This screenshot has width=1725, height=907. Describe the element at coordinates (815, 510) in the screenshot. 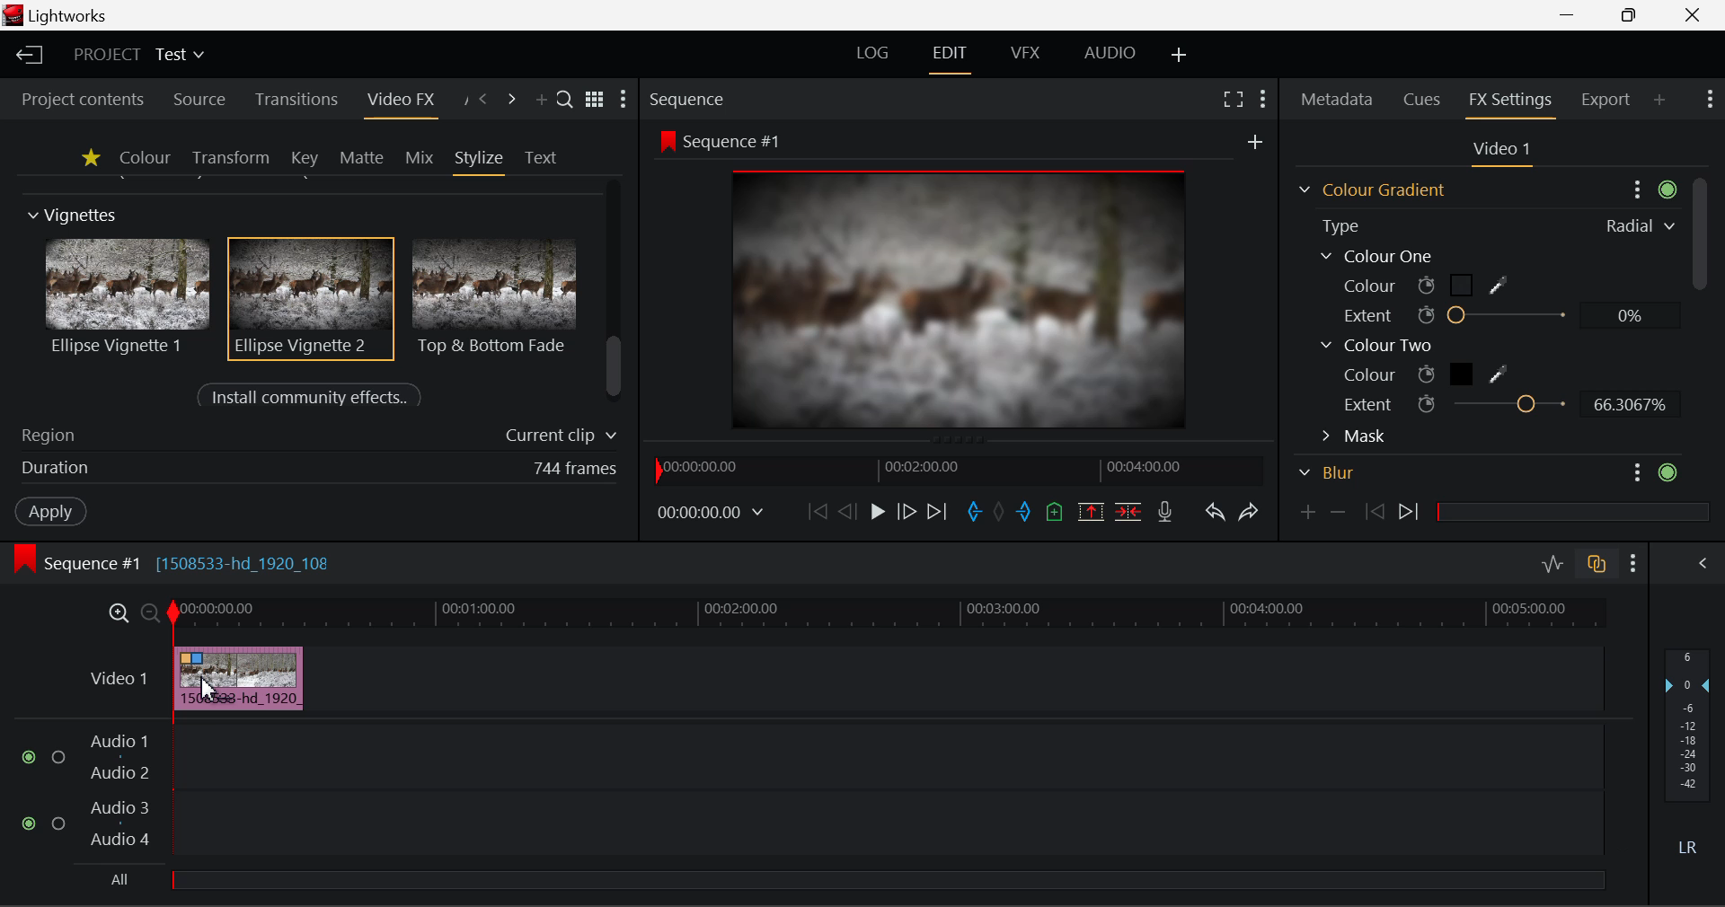

I see `To Start` at that location.